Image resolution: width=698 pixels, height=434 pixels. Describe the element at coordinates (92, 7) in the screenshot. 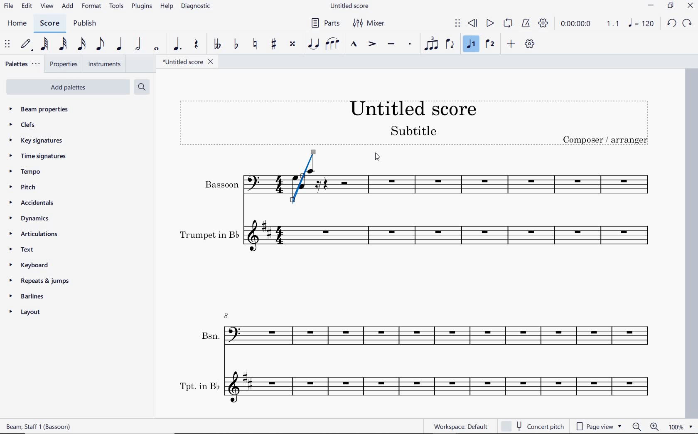

I see `format` at that location.